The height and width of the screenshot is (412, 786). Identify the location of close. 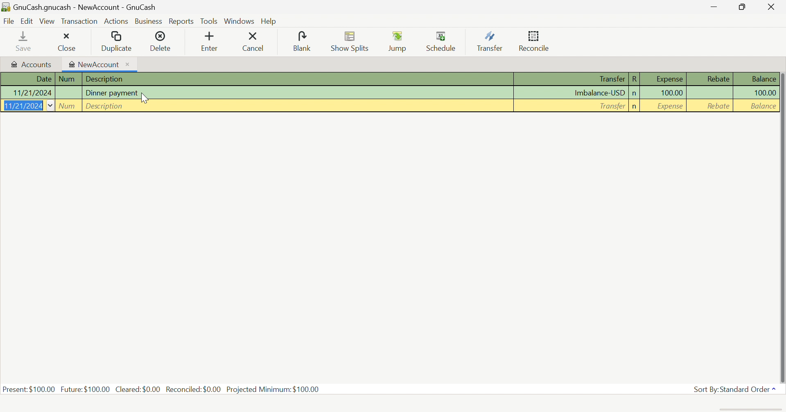
(68, 42).